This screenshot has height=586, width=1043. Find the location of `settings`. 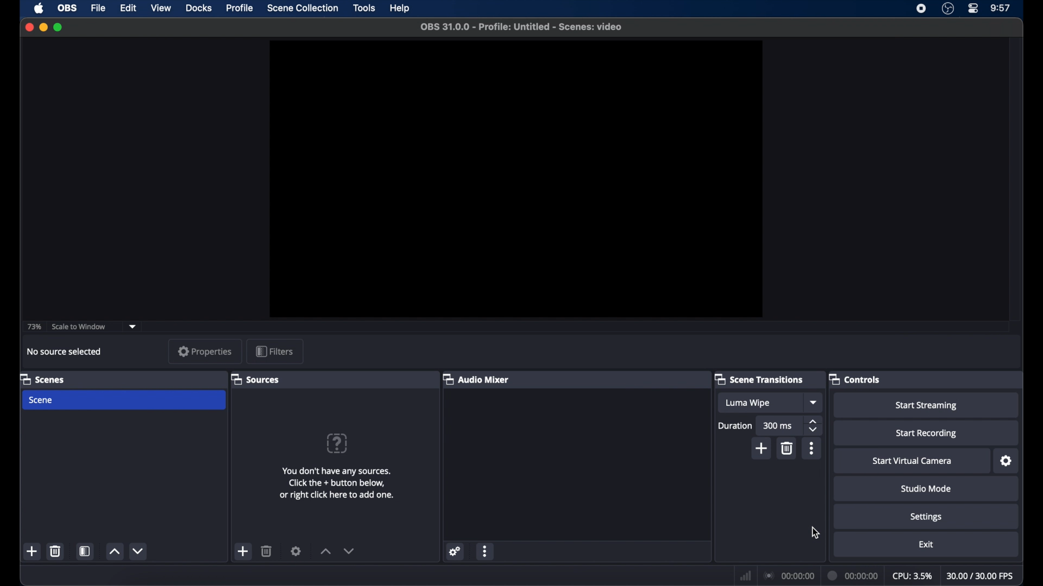

settings is located at coordinates (296, 551).